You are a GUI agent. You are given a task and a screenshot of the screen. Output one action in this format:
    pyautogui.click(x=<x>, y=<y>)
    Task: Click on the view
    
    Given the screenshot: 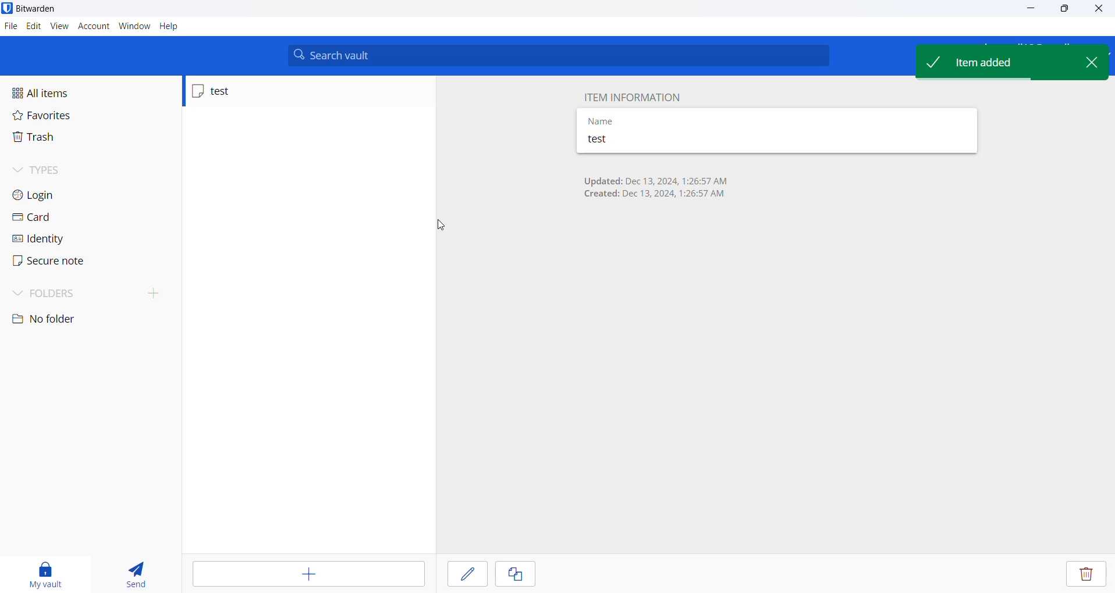 What is the action you would take?
    pyautogui.click(x=61, y=26)
    